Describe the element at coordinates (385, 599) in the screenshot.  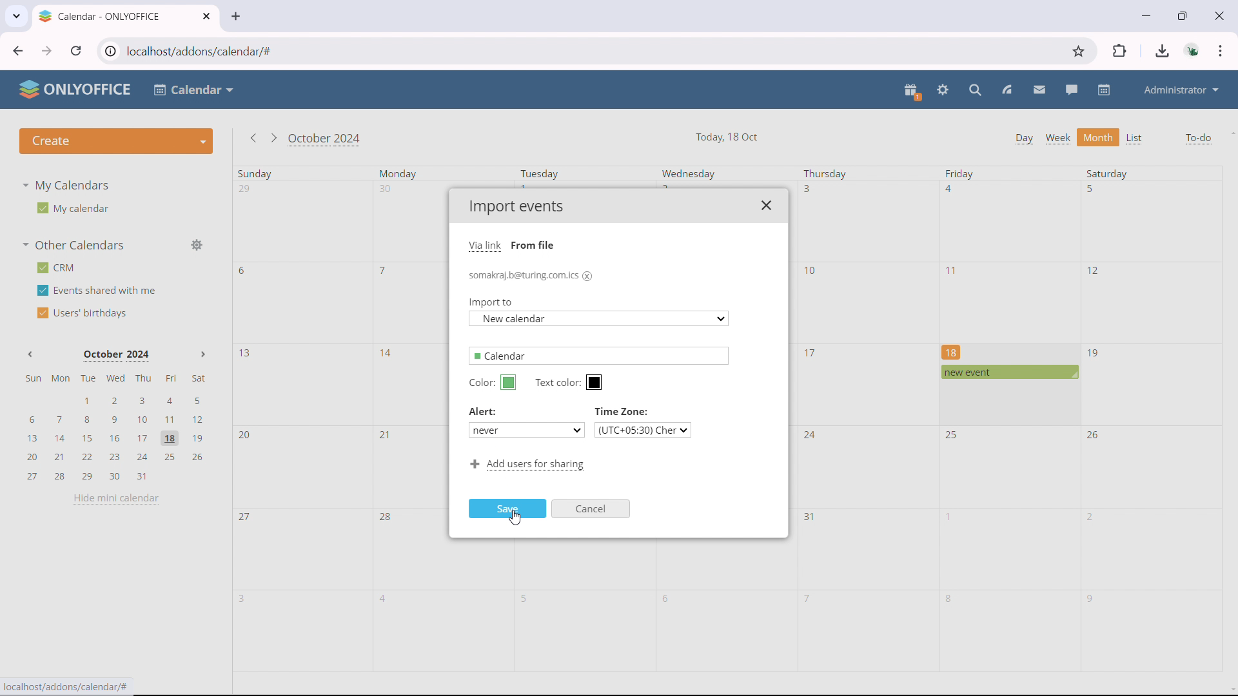
I see `4` at that location.